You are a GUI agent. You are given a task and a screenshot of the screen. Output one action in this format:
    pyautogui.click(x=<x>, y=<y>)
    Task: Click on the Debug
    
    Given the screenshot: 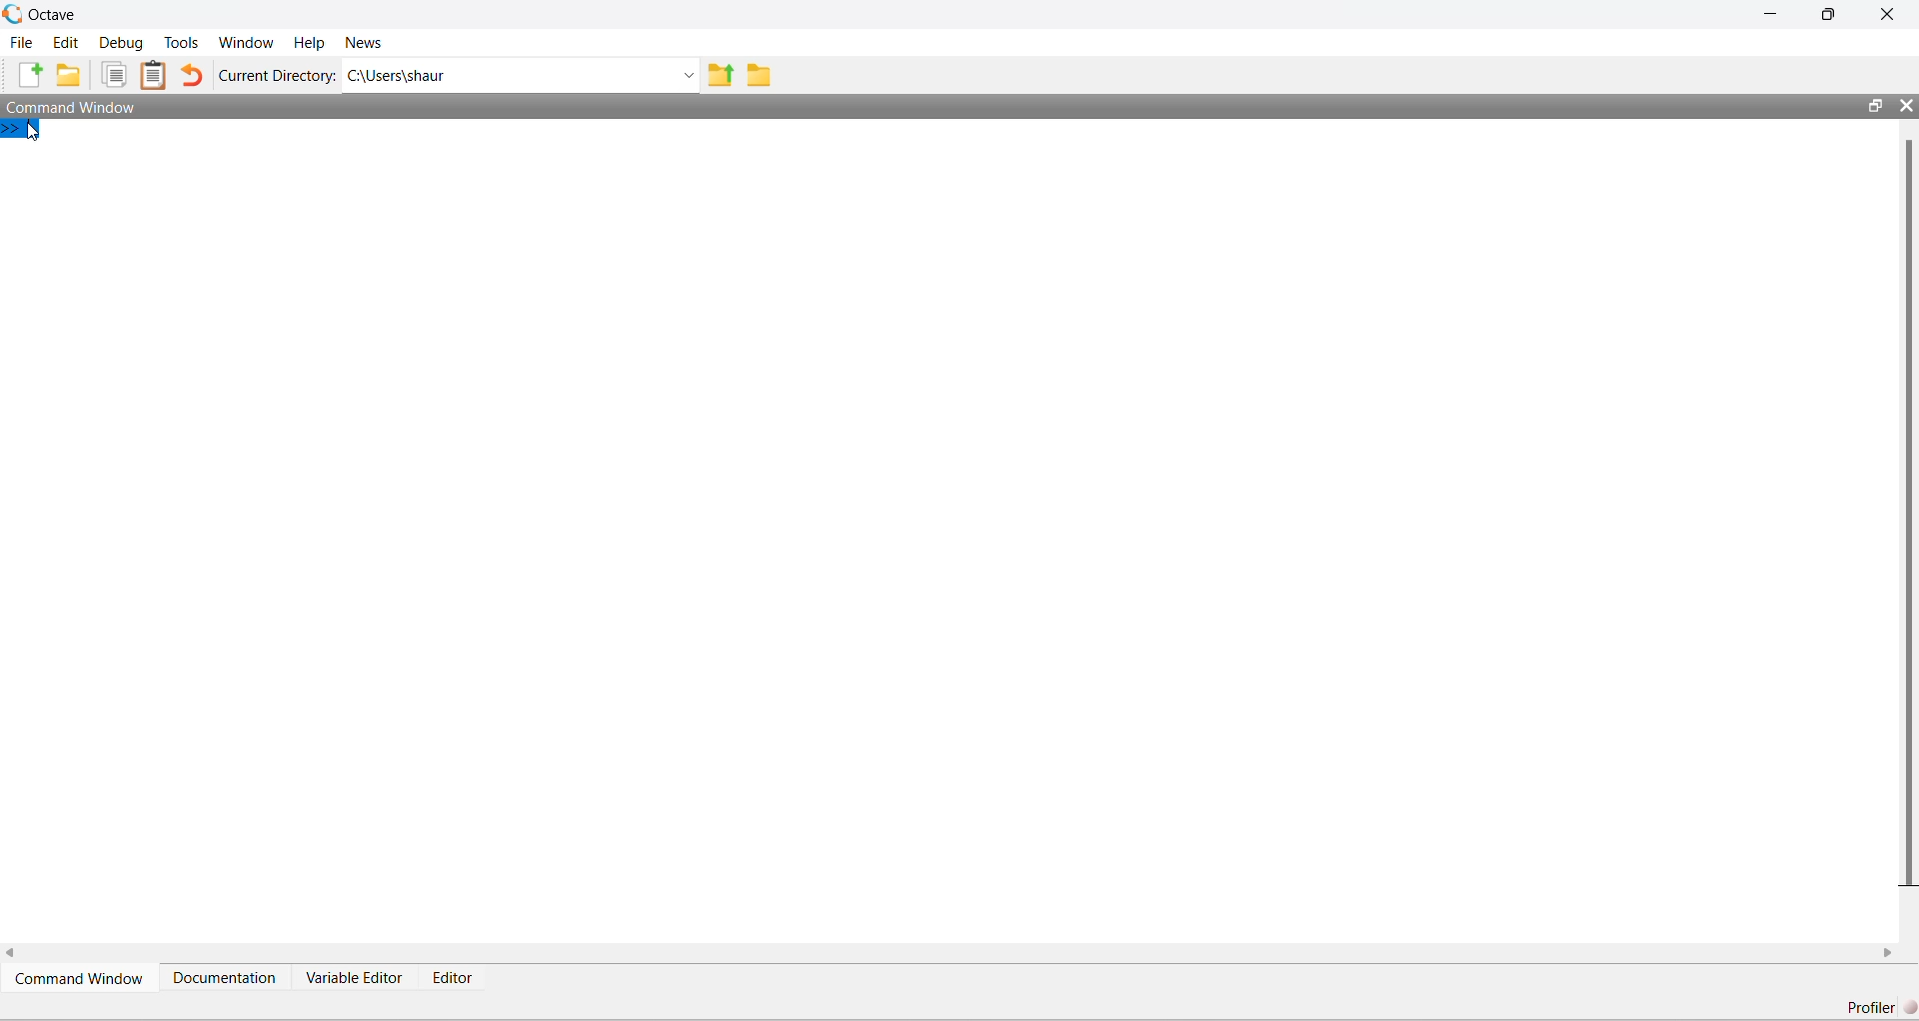 What is the action you would take?
    pyautogui.click(x=121, y=43)
    